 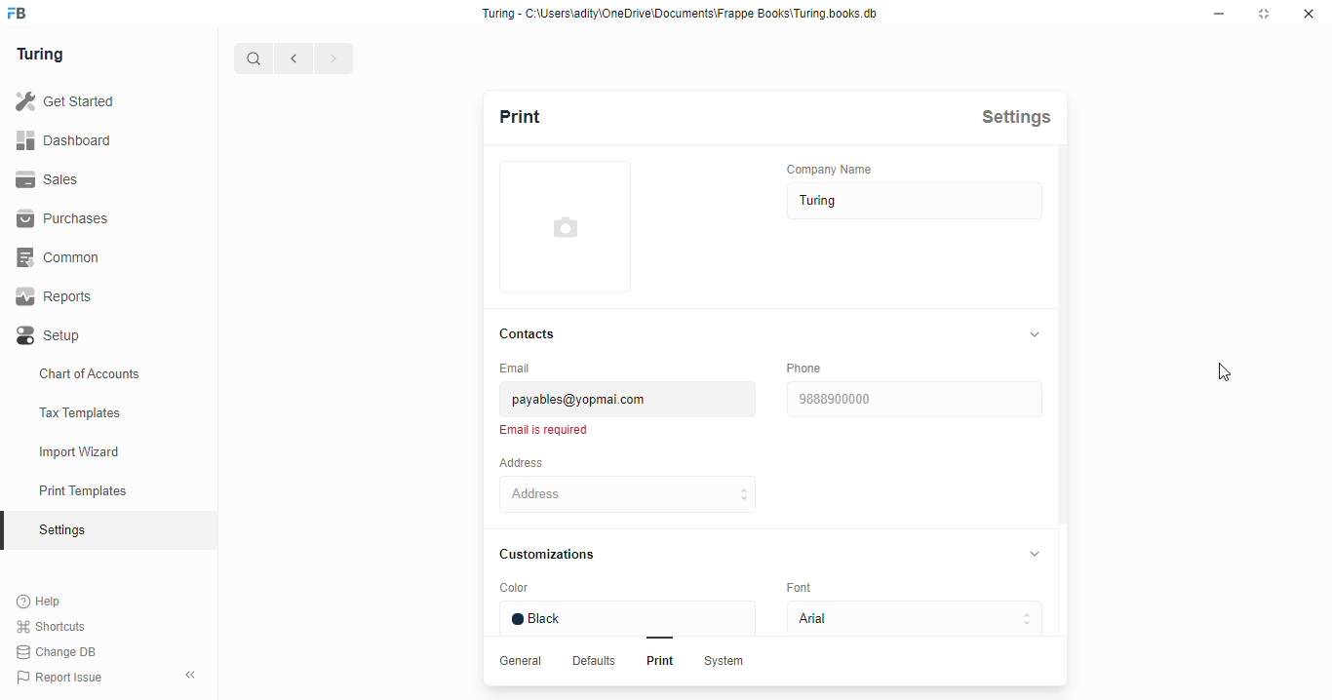 I want to click on System, so click(x=726, y=663).